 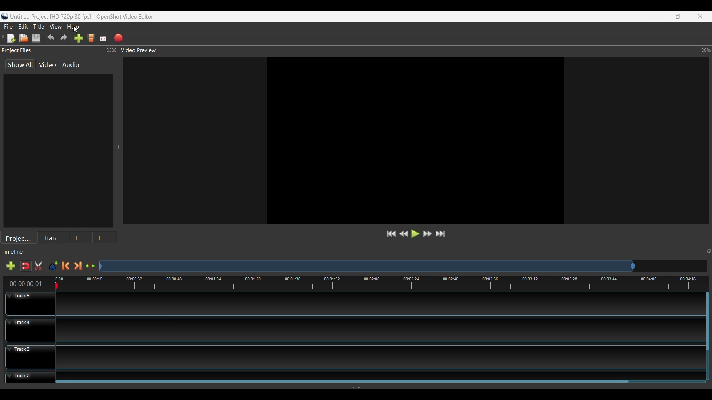 What do you see at coordinates (700, 17) in the screenshot?
I see `Close` at bounding box center [700, 17].